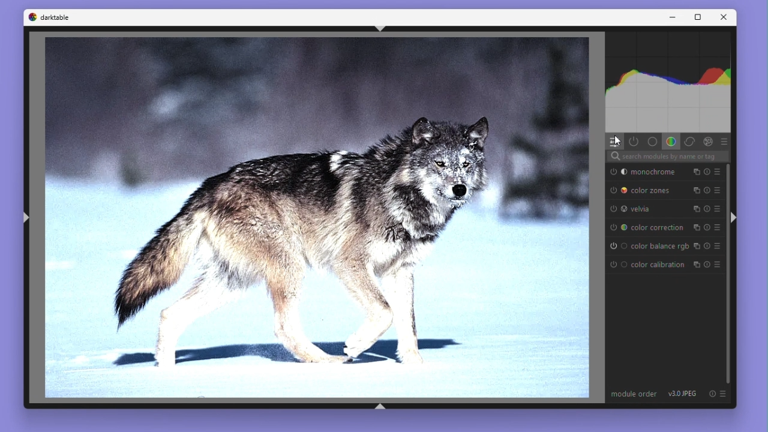 The width and height of the screenshot is (768, 432). What do you see at coordinates (695, 17) in the screenshot?
I see `maximmize` at bounding box center [695, 17].